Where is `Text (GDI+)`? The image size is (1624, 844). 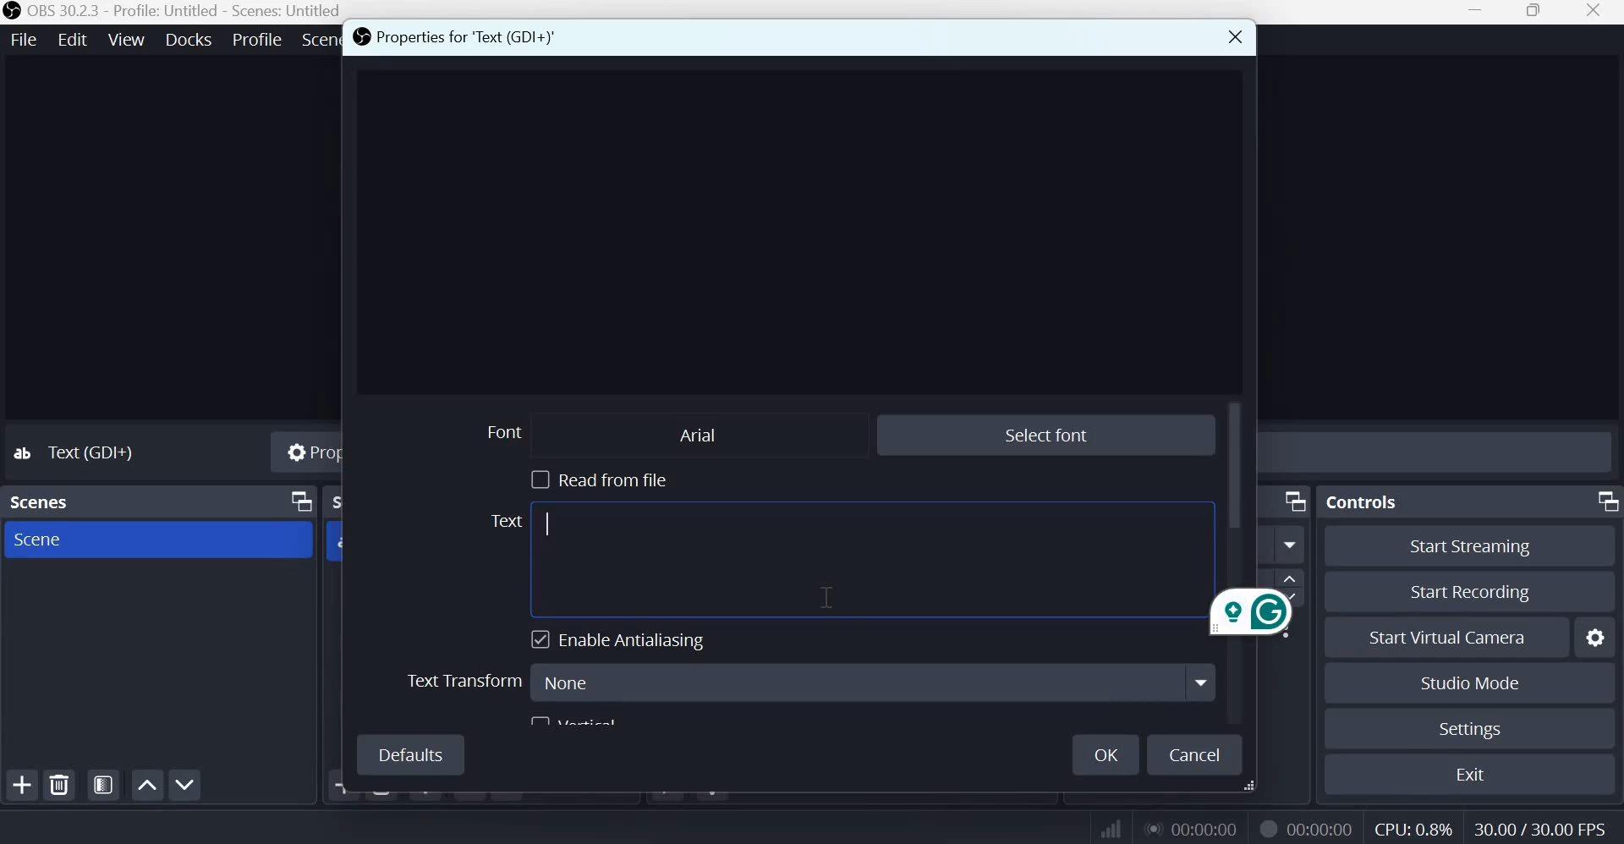 Text (GDI+) is located at coordinates (89, 452).